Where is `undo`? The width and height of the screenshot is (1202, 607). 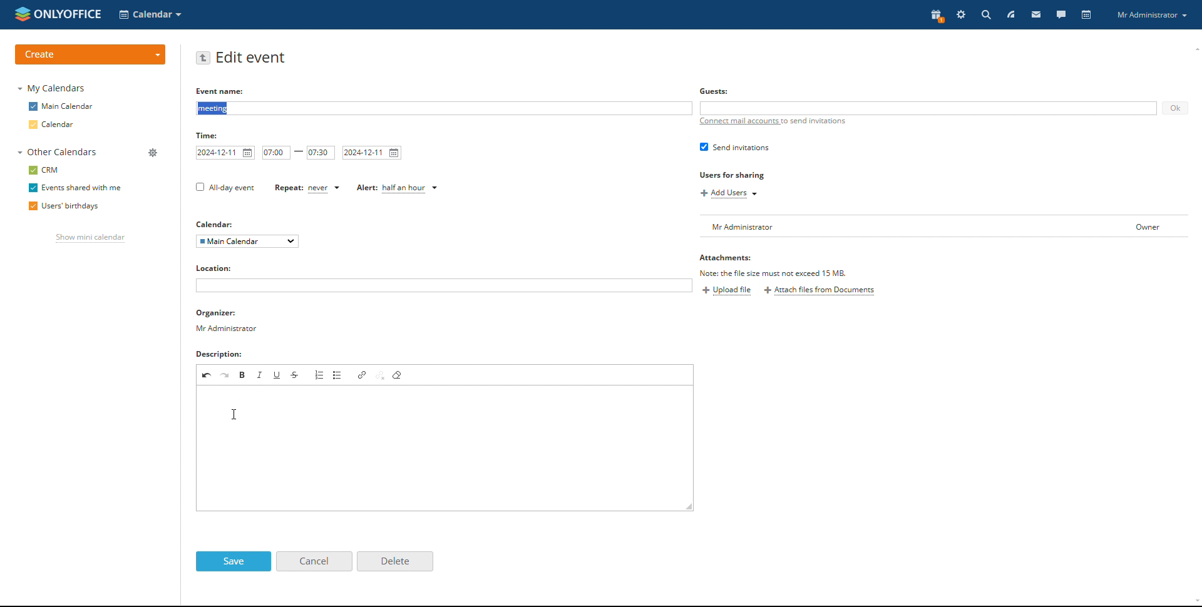 undo is located at coordinates (207, 374).